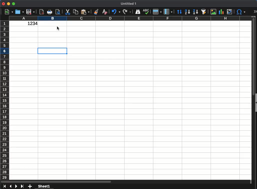 The width and height of the screenshot is (257, 189). Describe the element at coordinates (42, 11) in the screenshot. I see `pdf viewer` at that location.